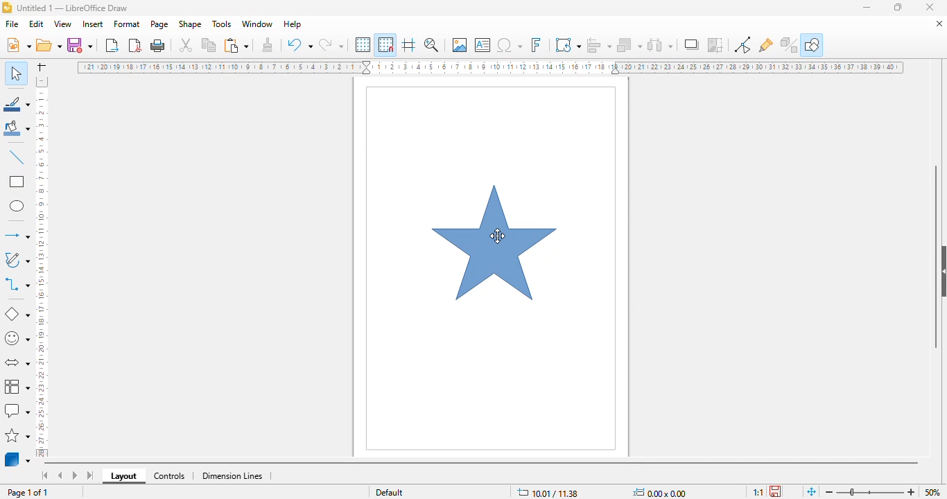 The width and height of the screenshot is (947, 499). What do you see at coordinates (17, 236) in the screenshot?
I see `lines and arrows` at bounding box center [17, 236].